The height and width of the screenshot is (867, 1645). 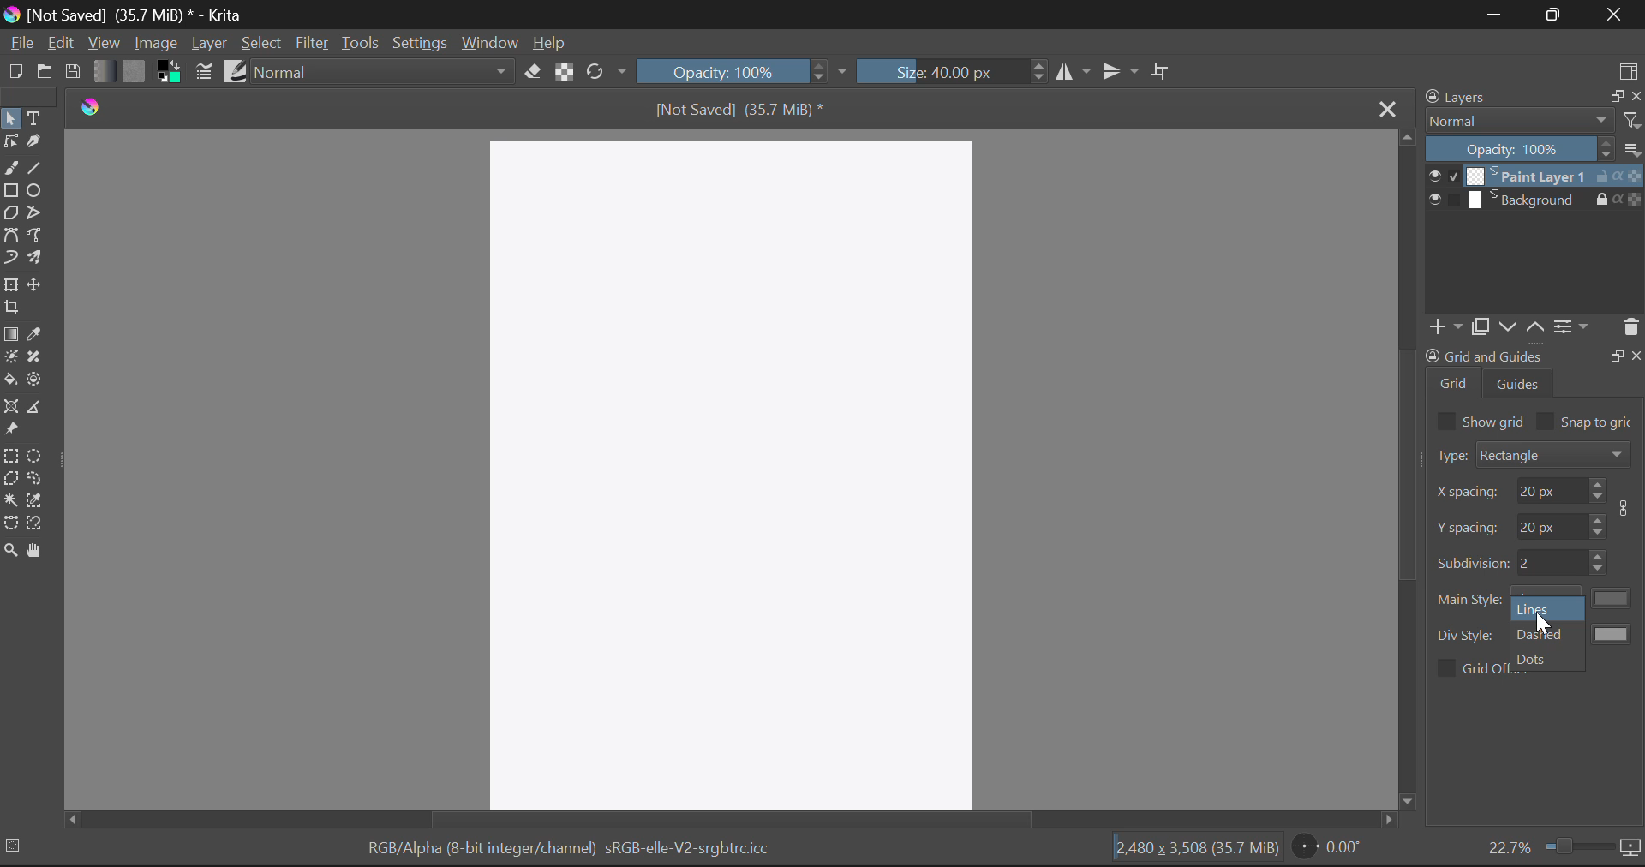 What do you see at coordinates (742, 71) in the screenshot?
I see `Opacity` at bounding box center [742, 71].